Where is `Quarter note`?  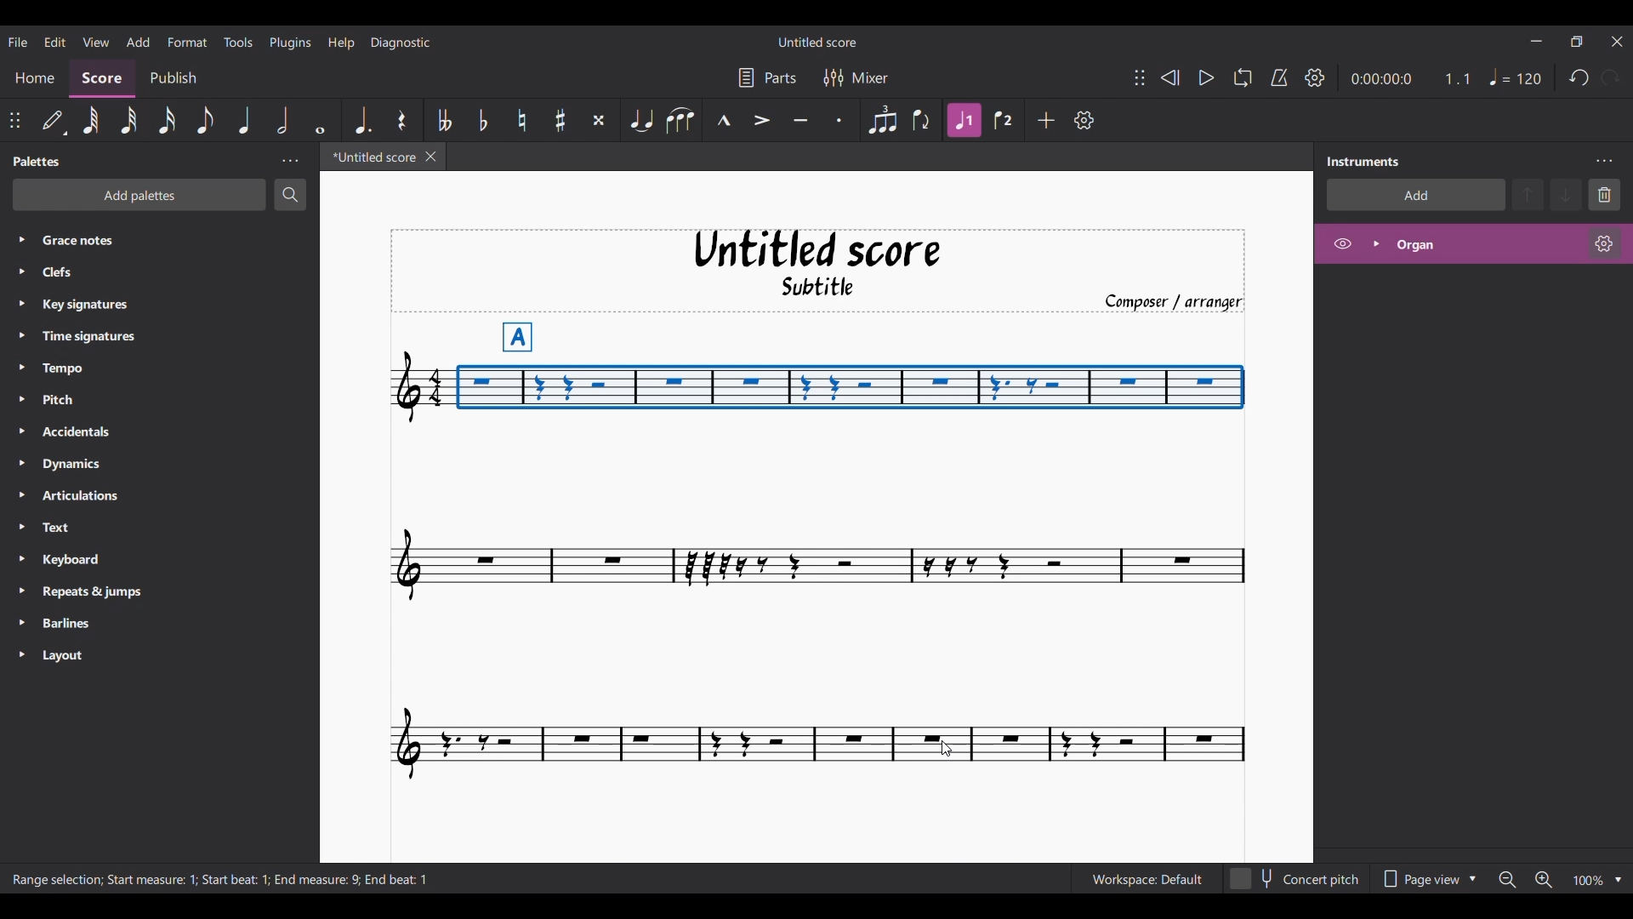 Quarter note is located at coordinates (1516, 77).